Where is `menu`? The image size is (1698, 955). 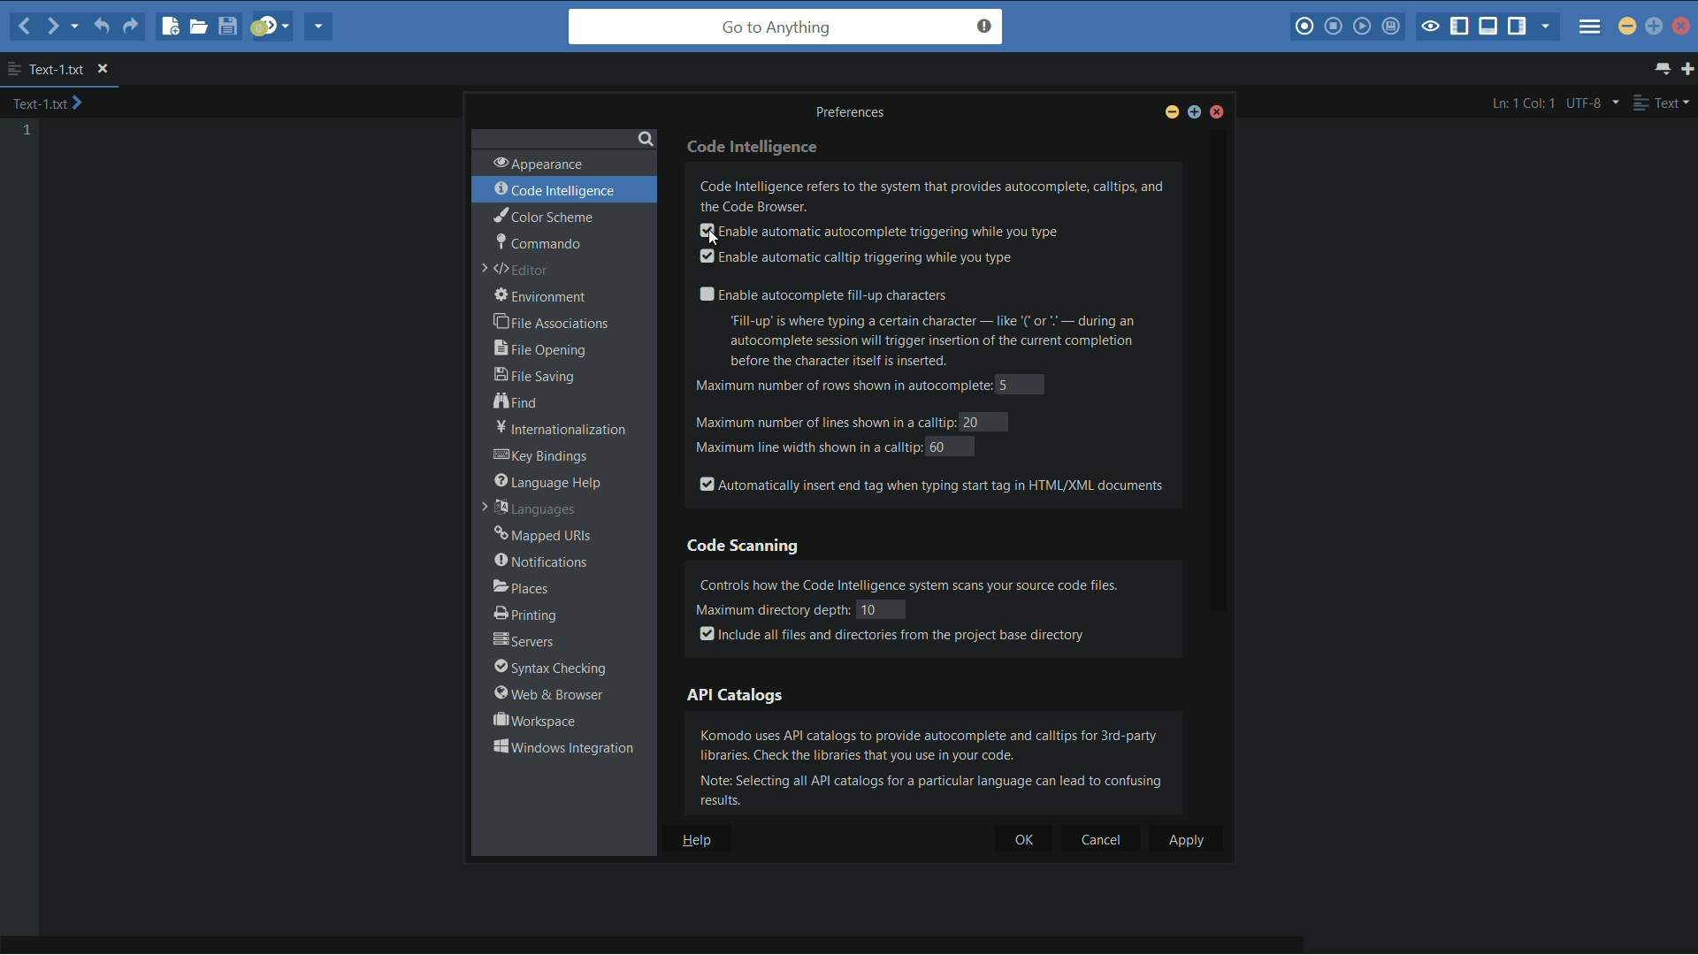 menu is located at coordinates (1590, 21).